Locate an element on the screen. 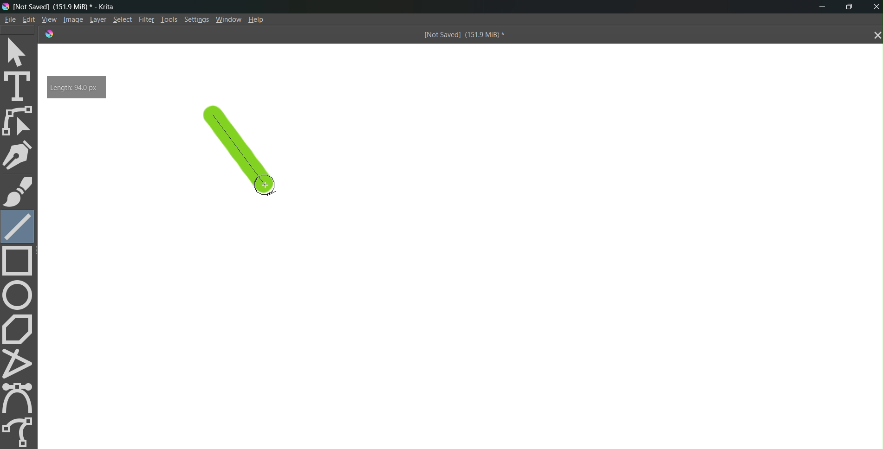  circle is located at coordinates (19, 295).